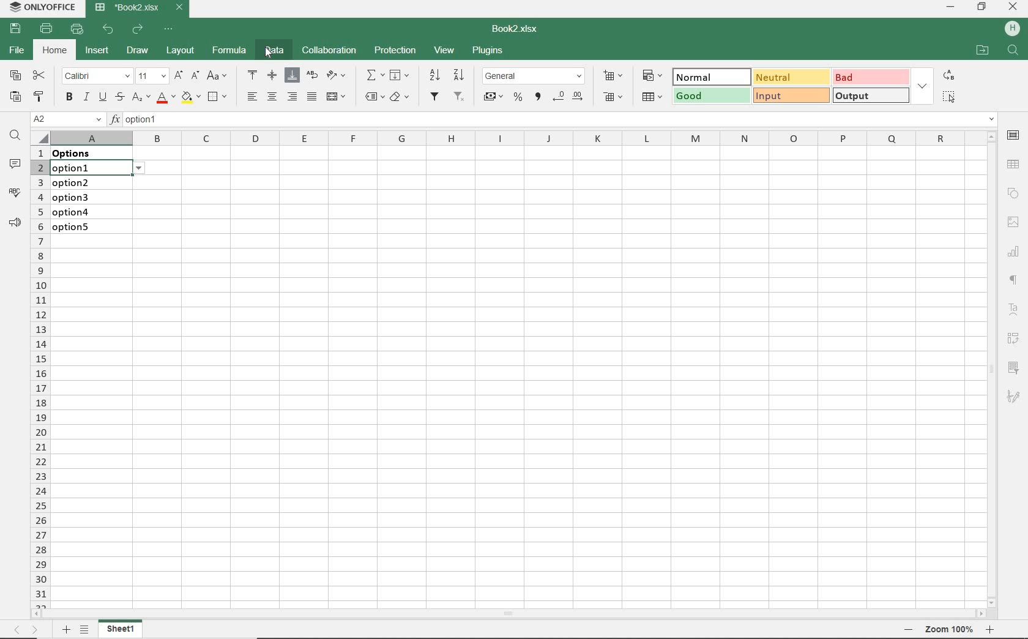  What do you see at coordinates (983, 50) in the screenshot?
I see `OPEN FILE LOCATION` at bounding box center [983, 50].